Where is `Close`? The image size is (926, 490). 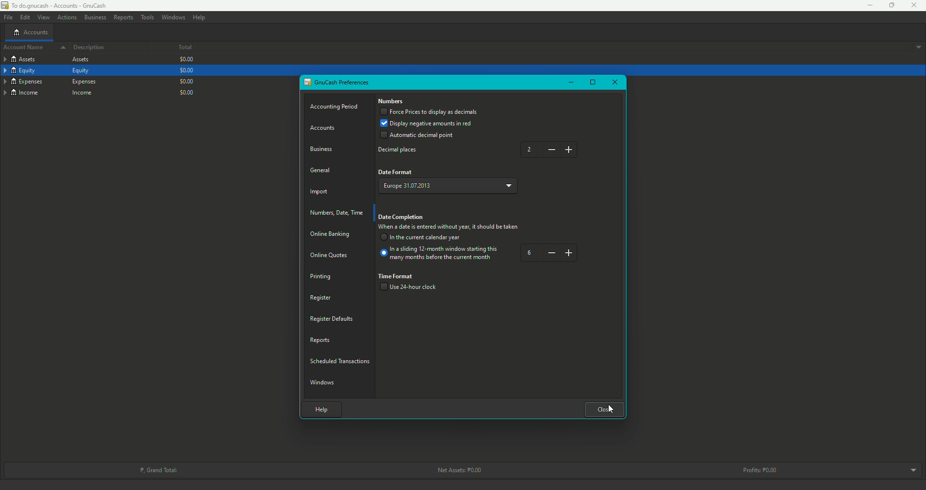
Close is located at coordinates (605, 408).